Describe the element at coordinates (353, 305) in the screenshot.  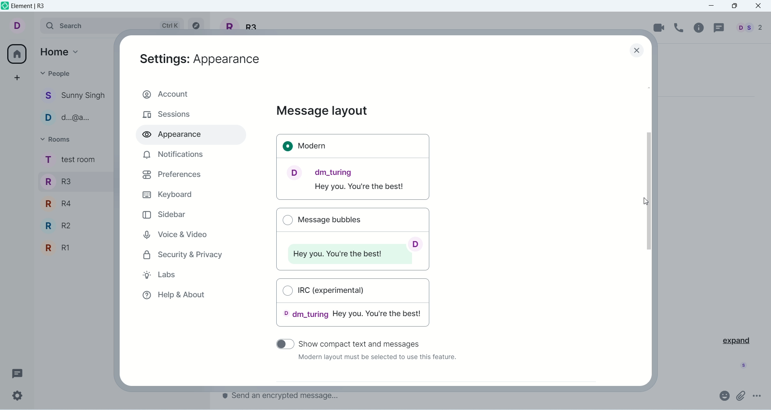
I see `IRC (experimental0` at that location.